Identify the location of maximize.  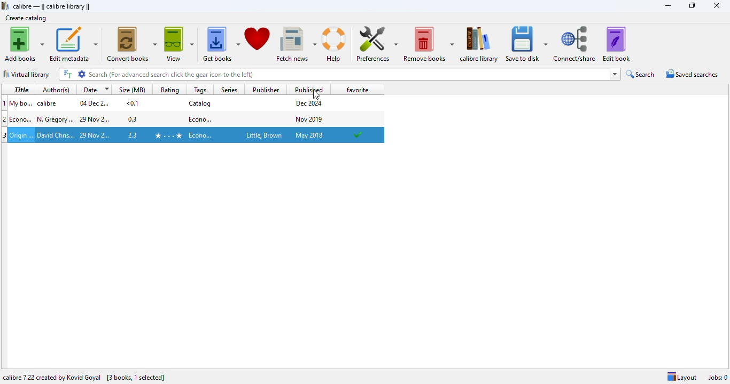
(692, 5).